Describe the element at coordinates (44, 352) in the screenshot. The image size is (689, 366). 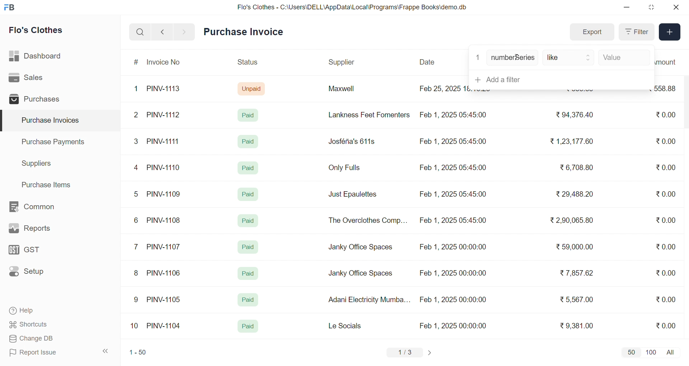
I see `Report Issue` at that location.